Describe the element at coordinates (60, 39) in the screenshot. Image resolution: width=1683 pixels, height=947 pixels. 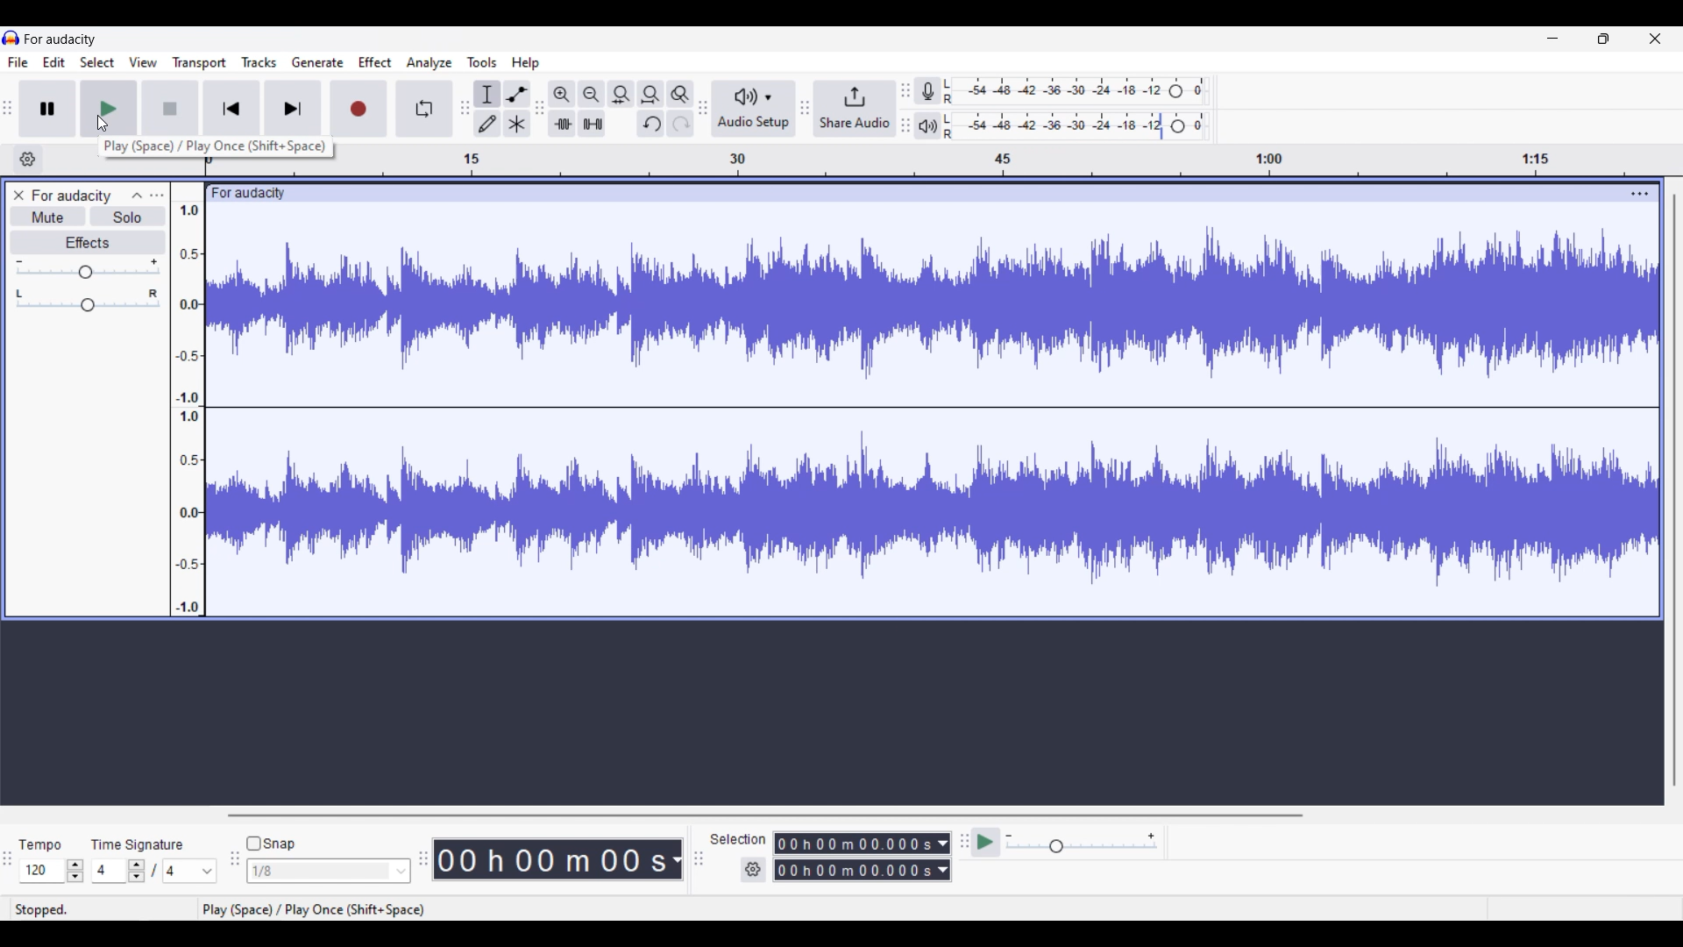
I see `For audacity` at that location.